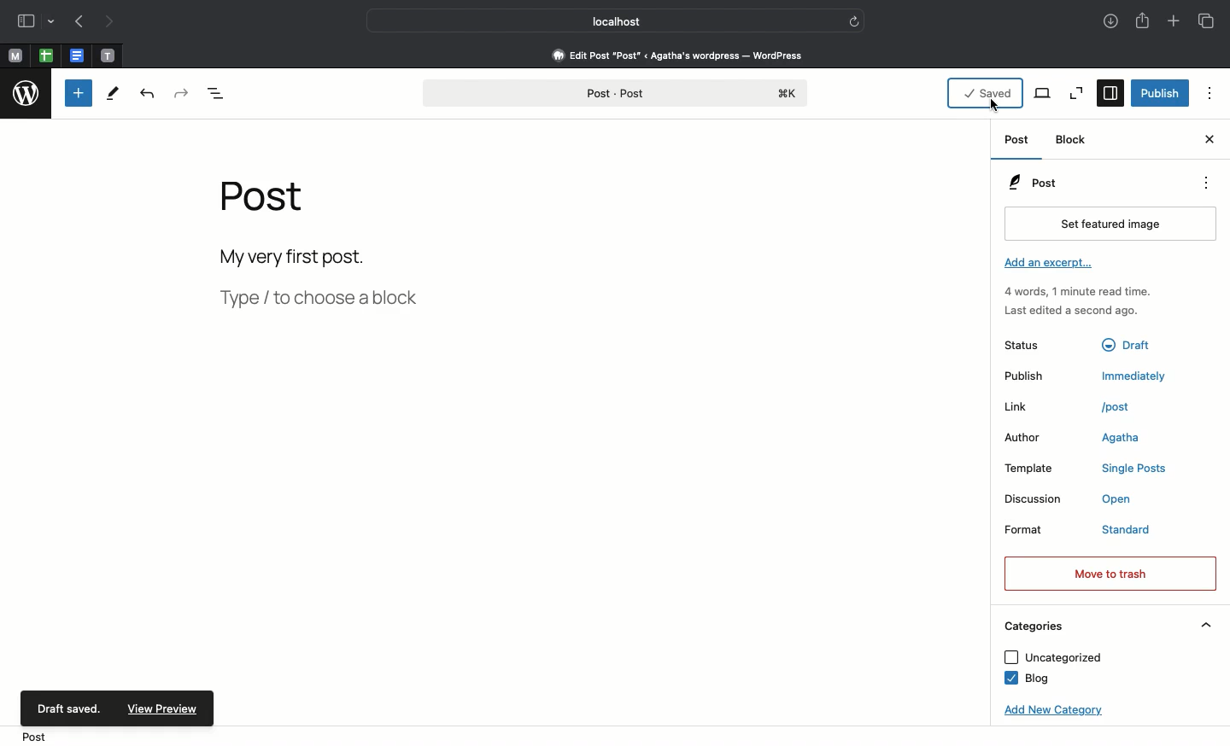 This screenshot has height=746, width=1230. What do you see at coordinates (1032, 627) in the screenshot?
I see `Categories` at bounding box center [1032, 627].